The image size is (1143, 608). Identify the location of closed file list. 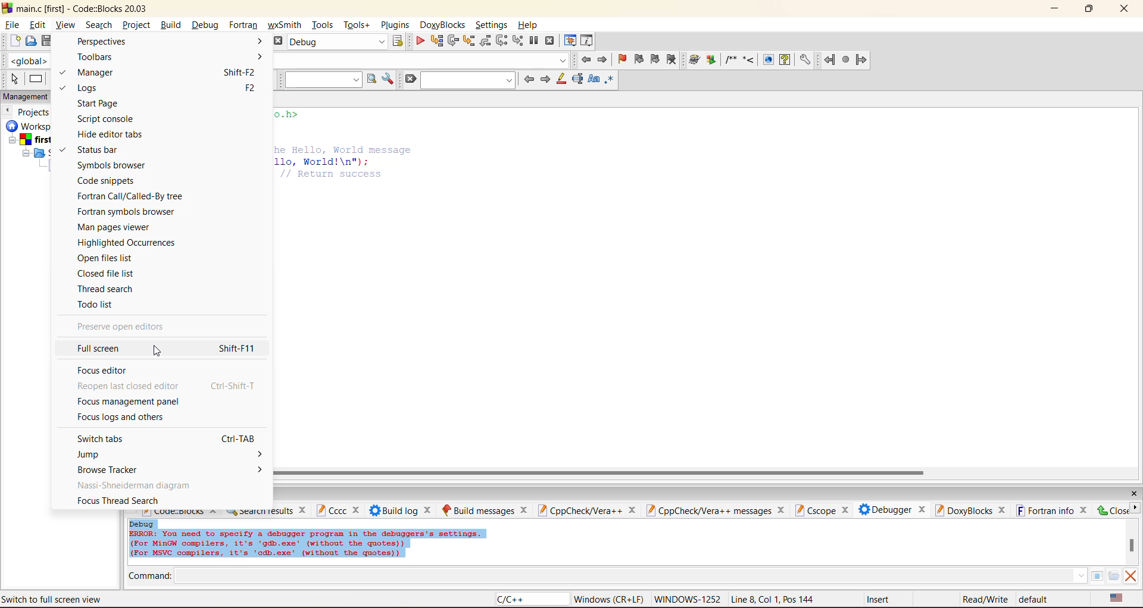
(118, 275).